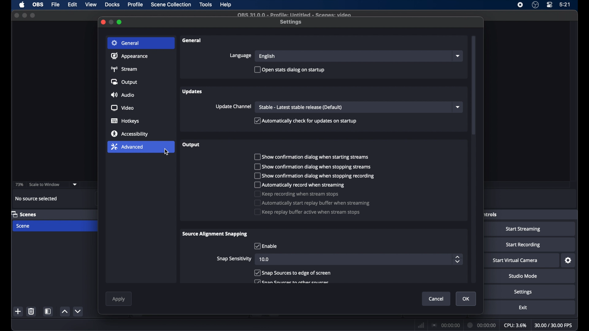 The height and width of the screenshot is (331, 589). Describe the element at coordinates (215, 234) in the screenshot. I see `source alignment snapping` at that location.